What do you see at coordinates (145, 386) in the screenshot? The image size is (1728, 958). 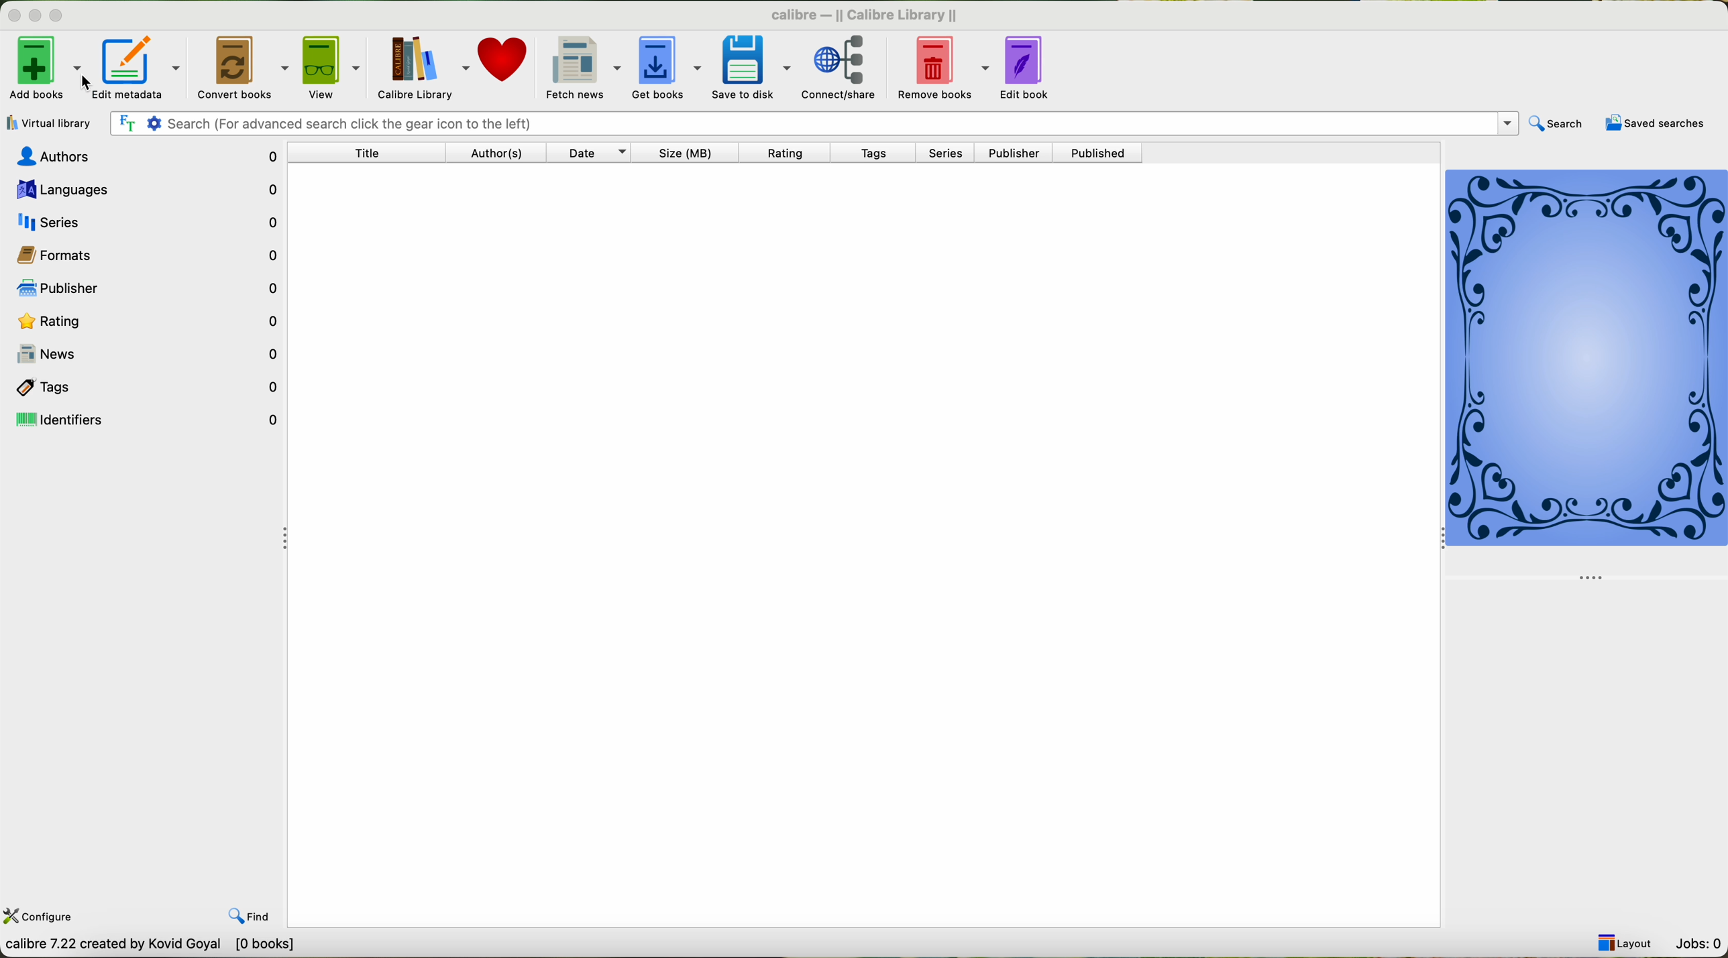 I see `tags` at bounding box center [145, 386].